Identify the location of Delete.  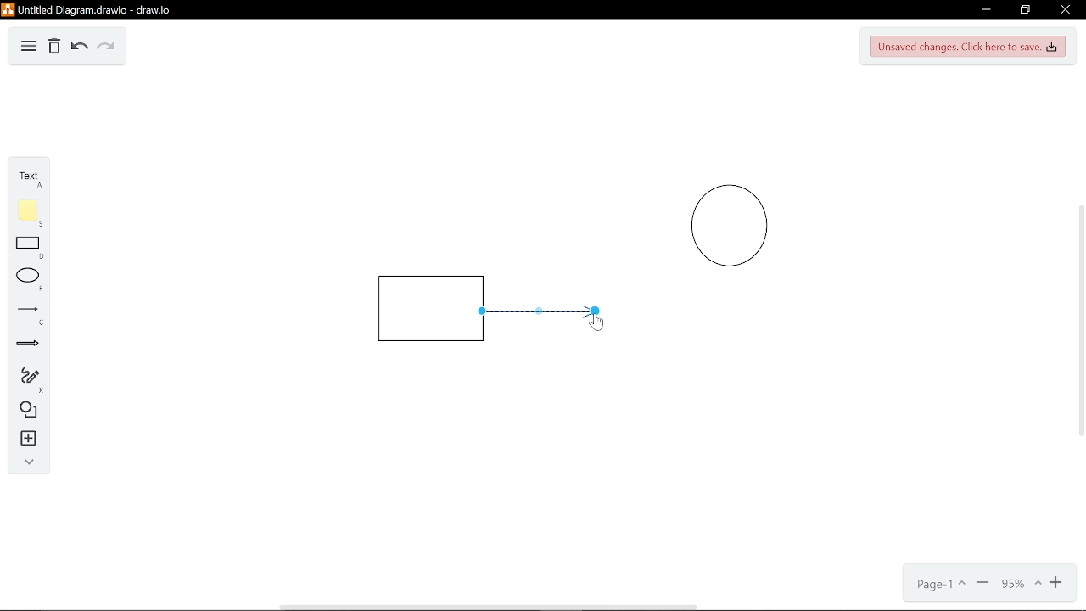
(54, 48).